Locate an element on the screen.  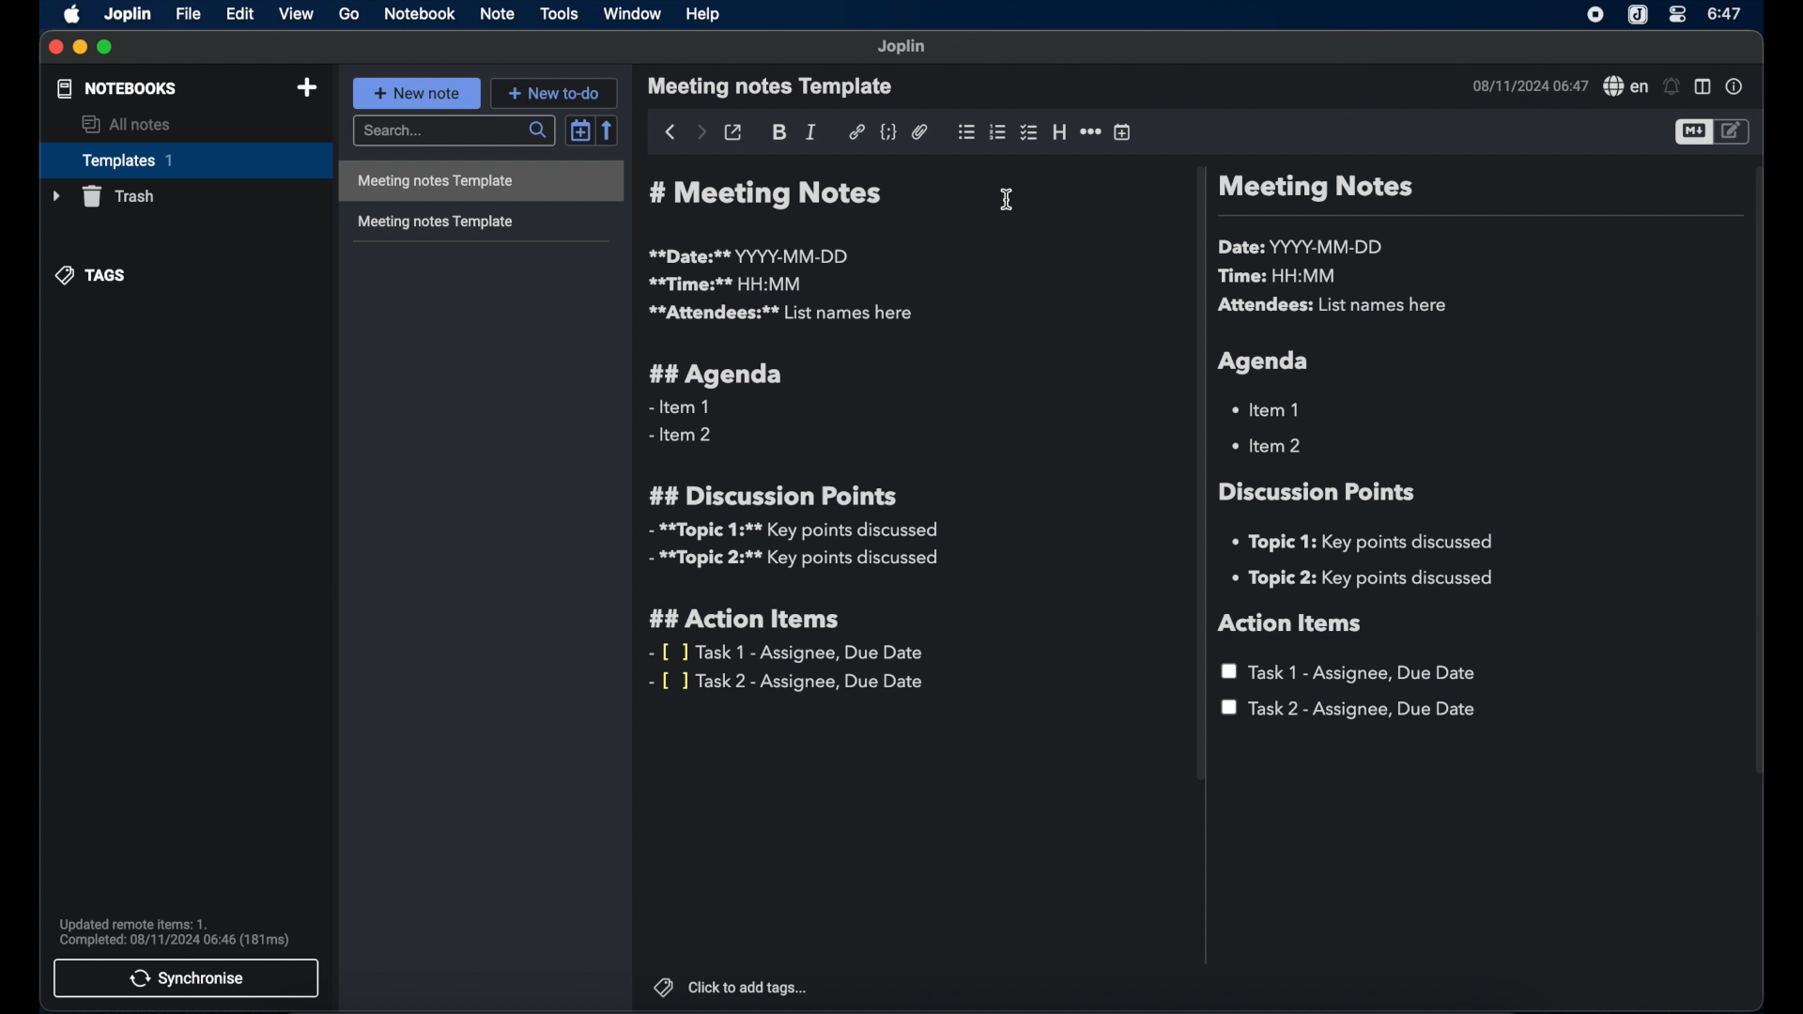
item 2 is located at coordinates (1269, 445).